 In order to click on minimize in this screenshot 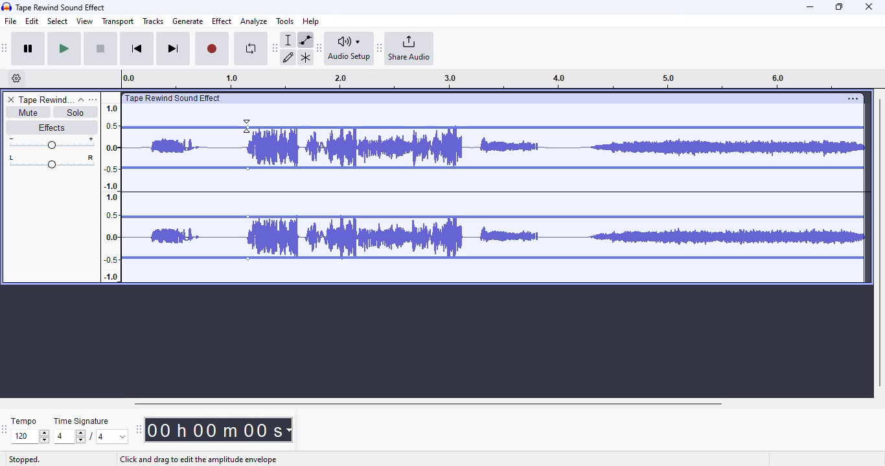, I will do `click(810, 7)`.